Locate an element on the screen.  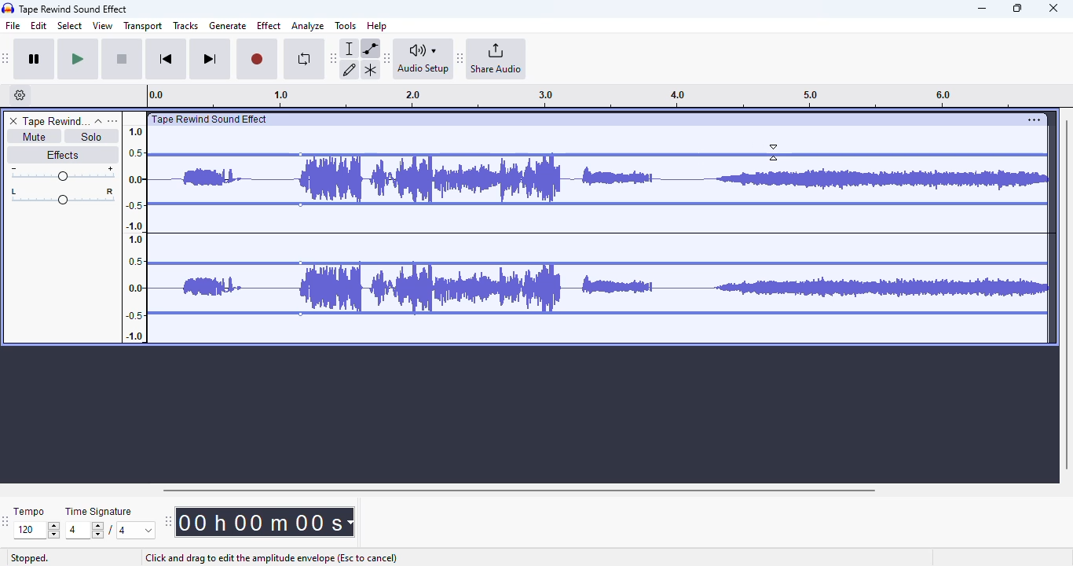
Input for time signature is located at coordinates (85, 531).